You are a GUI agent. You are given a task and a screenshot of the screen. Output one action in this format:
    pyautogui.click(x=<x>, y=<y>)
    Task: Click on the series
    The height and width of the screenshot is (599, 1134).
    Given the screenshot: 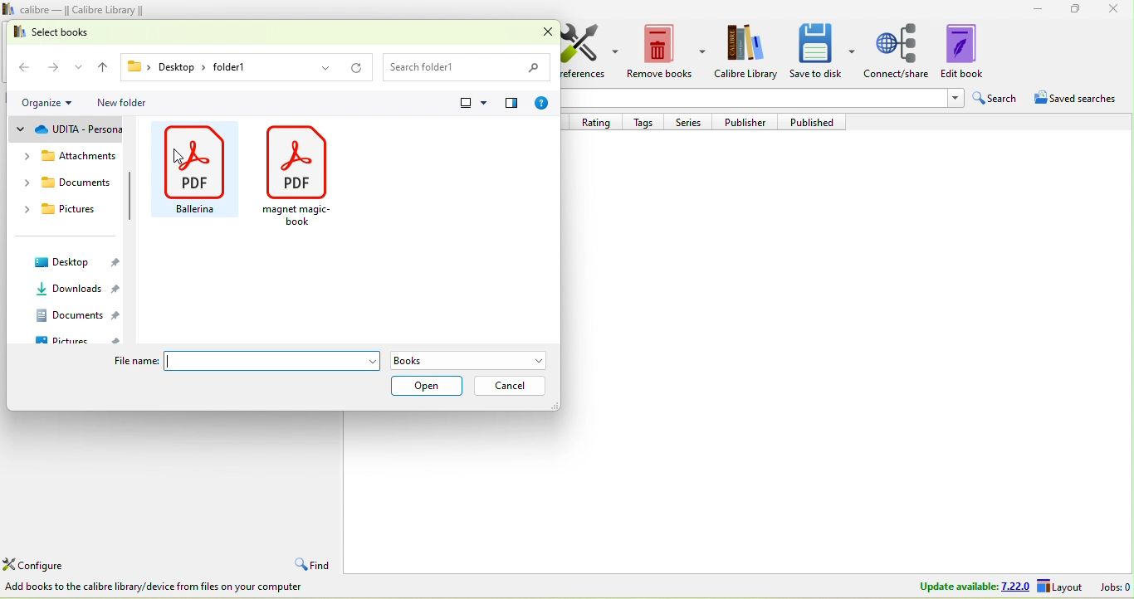 What is the action you would take?
    pyautogui.click(x=692, y=122)
    